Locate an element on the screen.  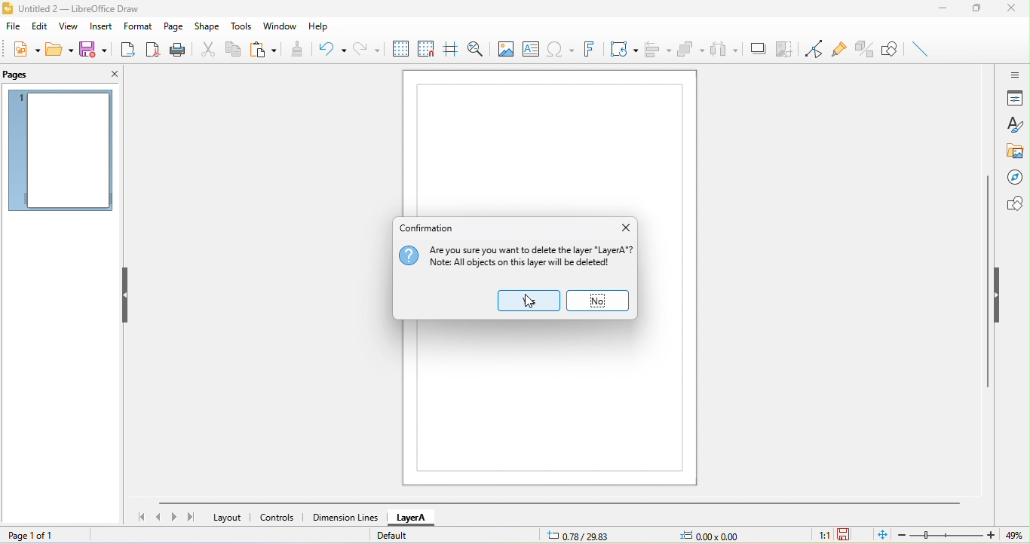
logo is located at coordinates (8, 7).